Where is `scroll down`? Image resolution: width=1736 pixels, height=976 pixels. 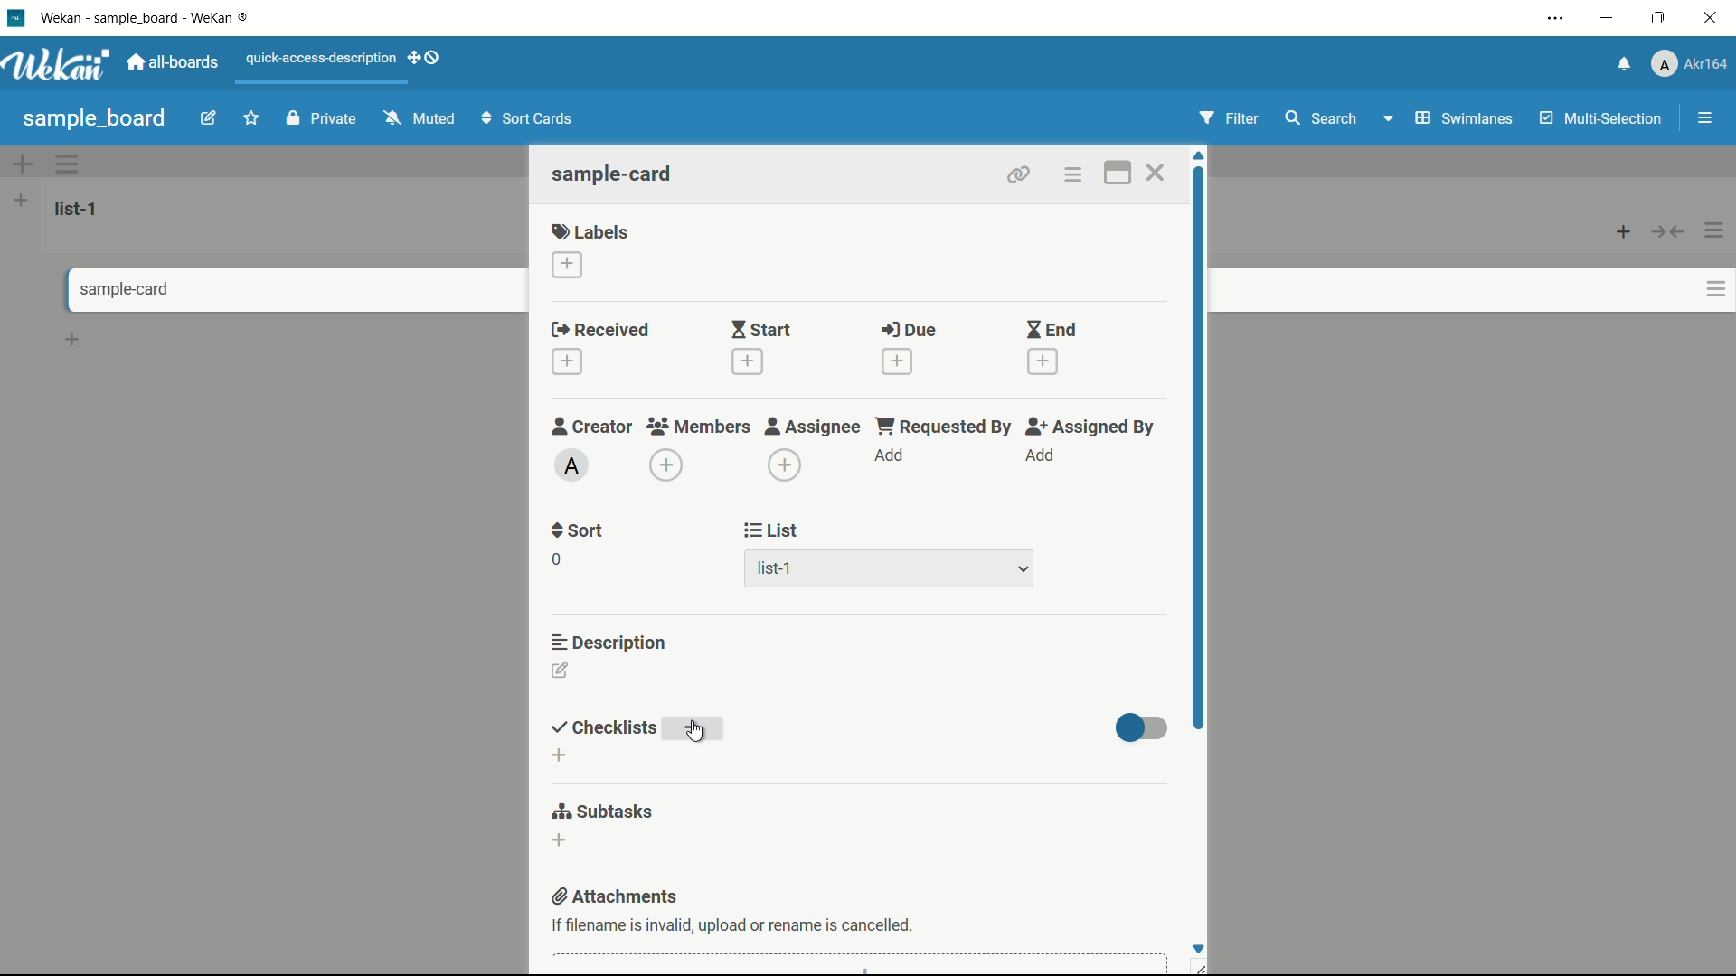 scroll down is located at coordinates (1197, 948).